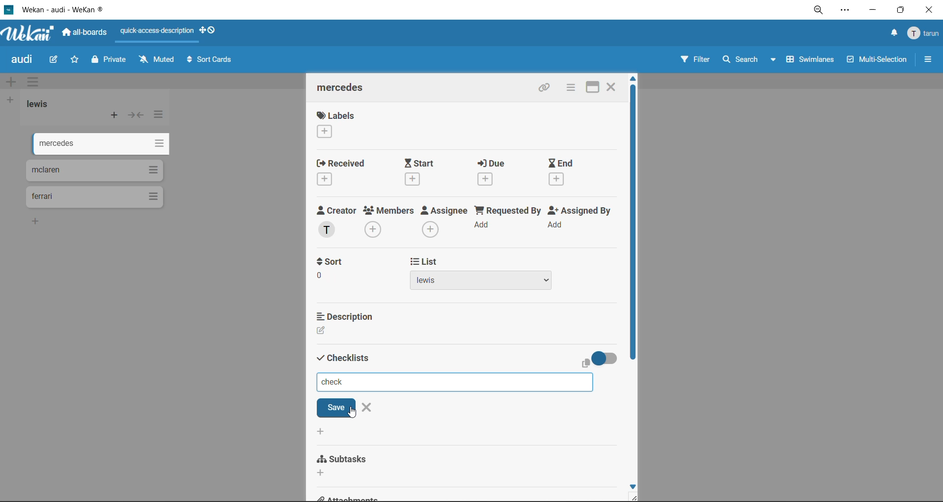  What do you see at coordinates (343, 357) in the screenshot?
I see `checklists` at bounding box center [343, 357].